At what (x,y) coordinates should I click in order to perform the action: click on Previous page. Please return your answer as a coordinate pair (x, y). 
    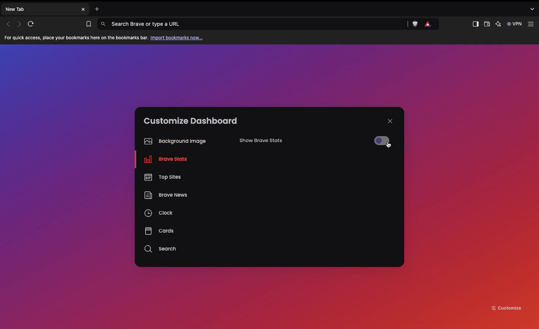
    Looking at the image, I should click on (8, 24).